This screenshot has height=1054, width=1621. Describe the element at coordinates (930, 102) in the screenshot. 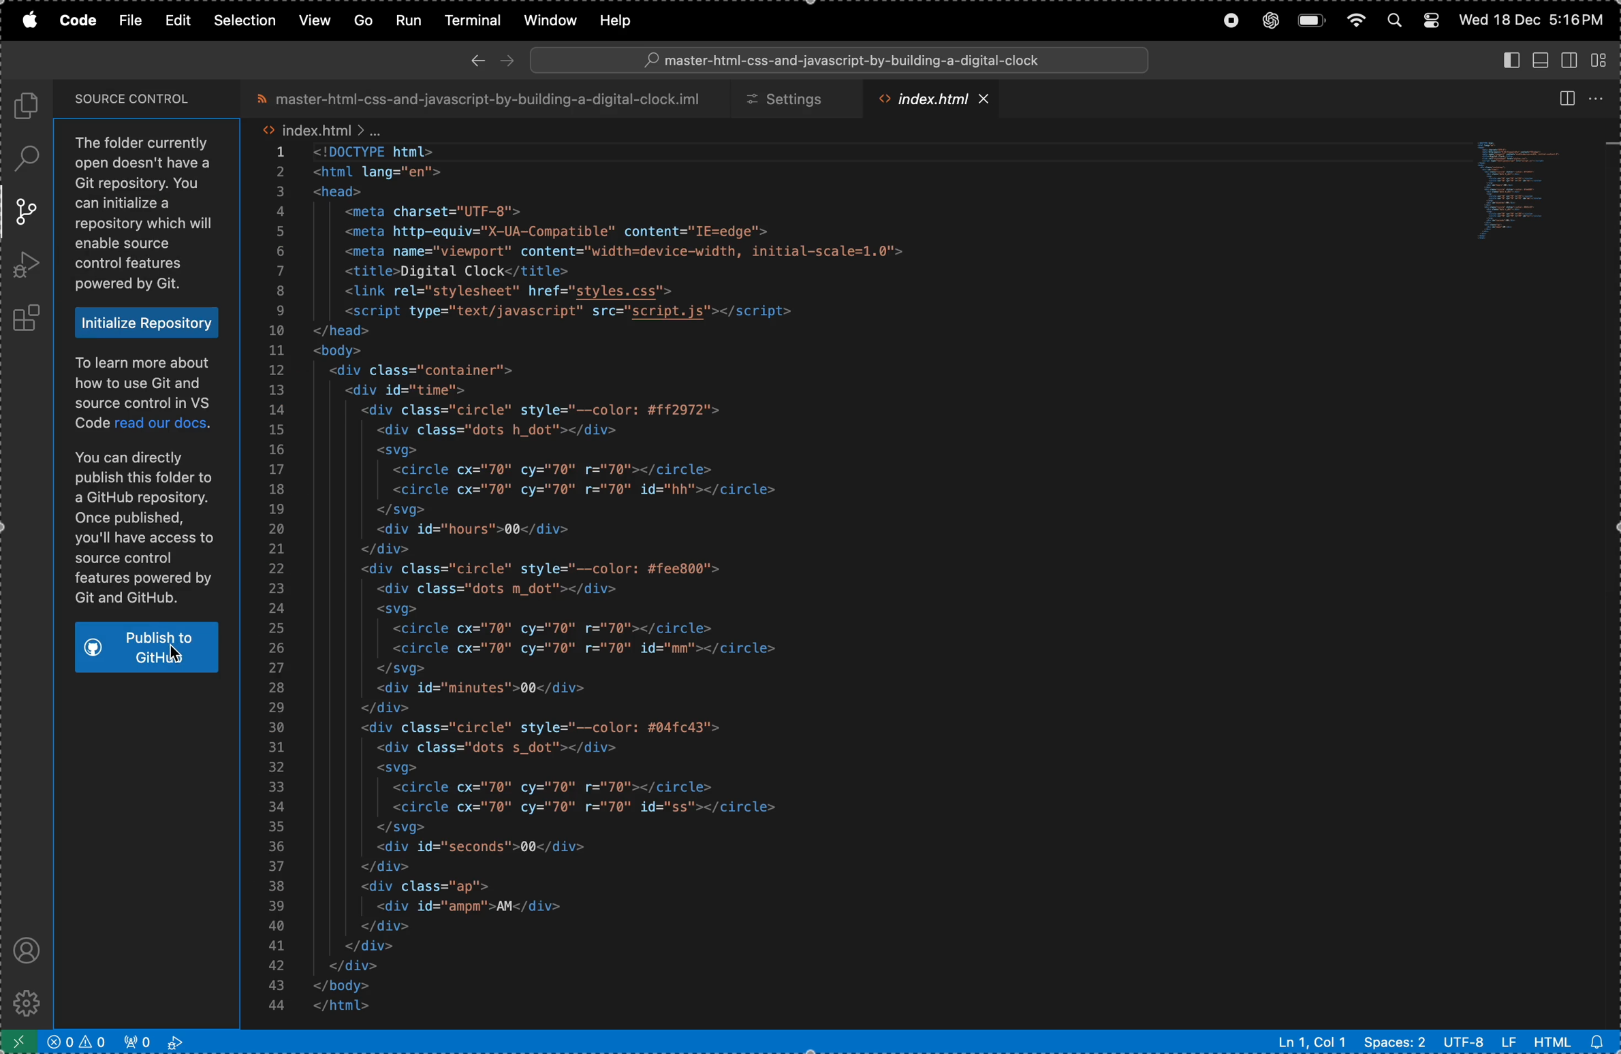

I see `index .html file` at that location.